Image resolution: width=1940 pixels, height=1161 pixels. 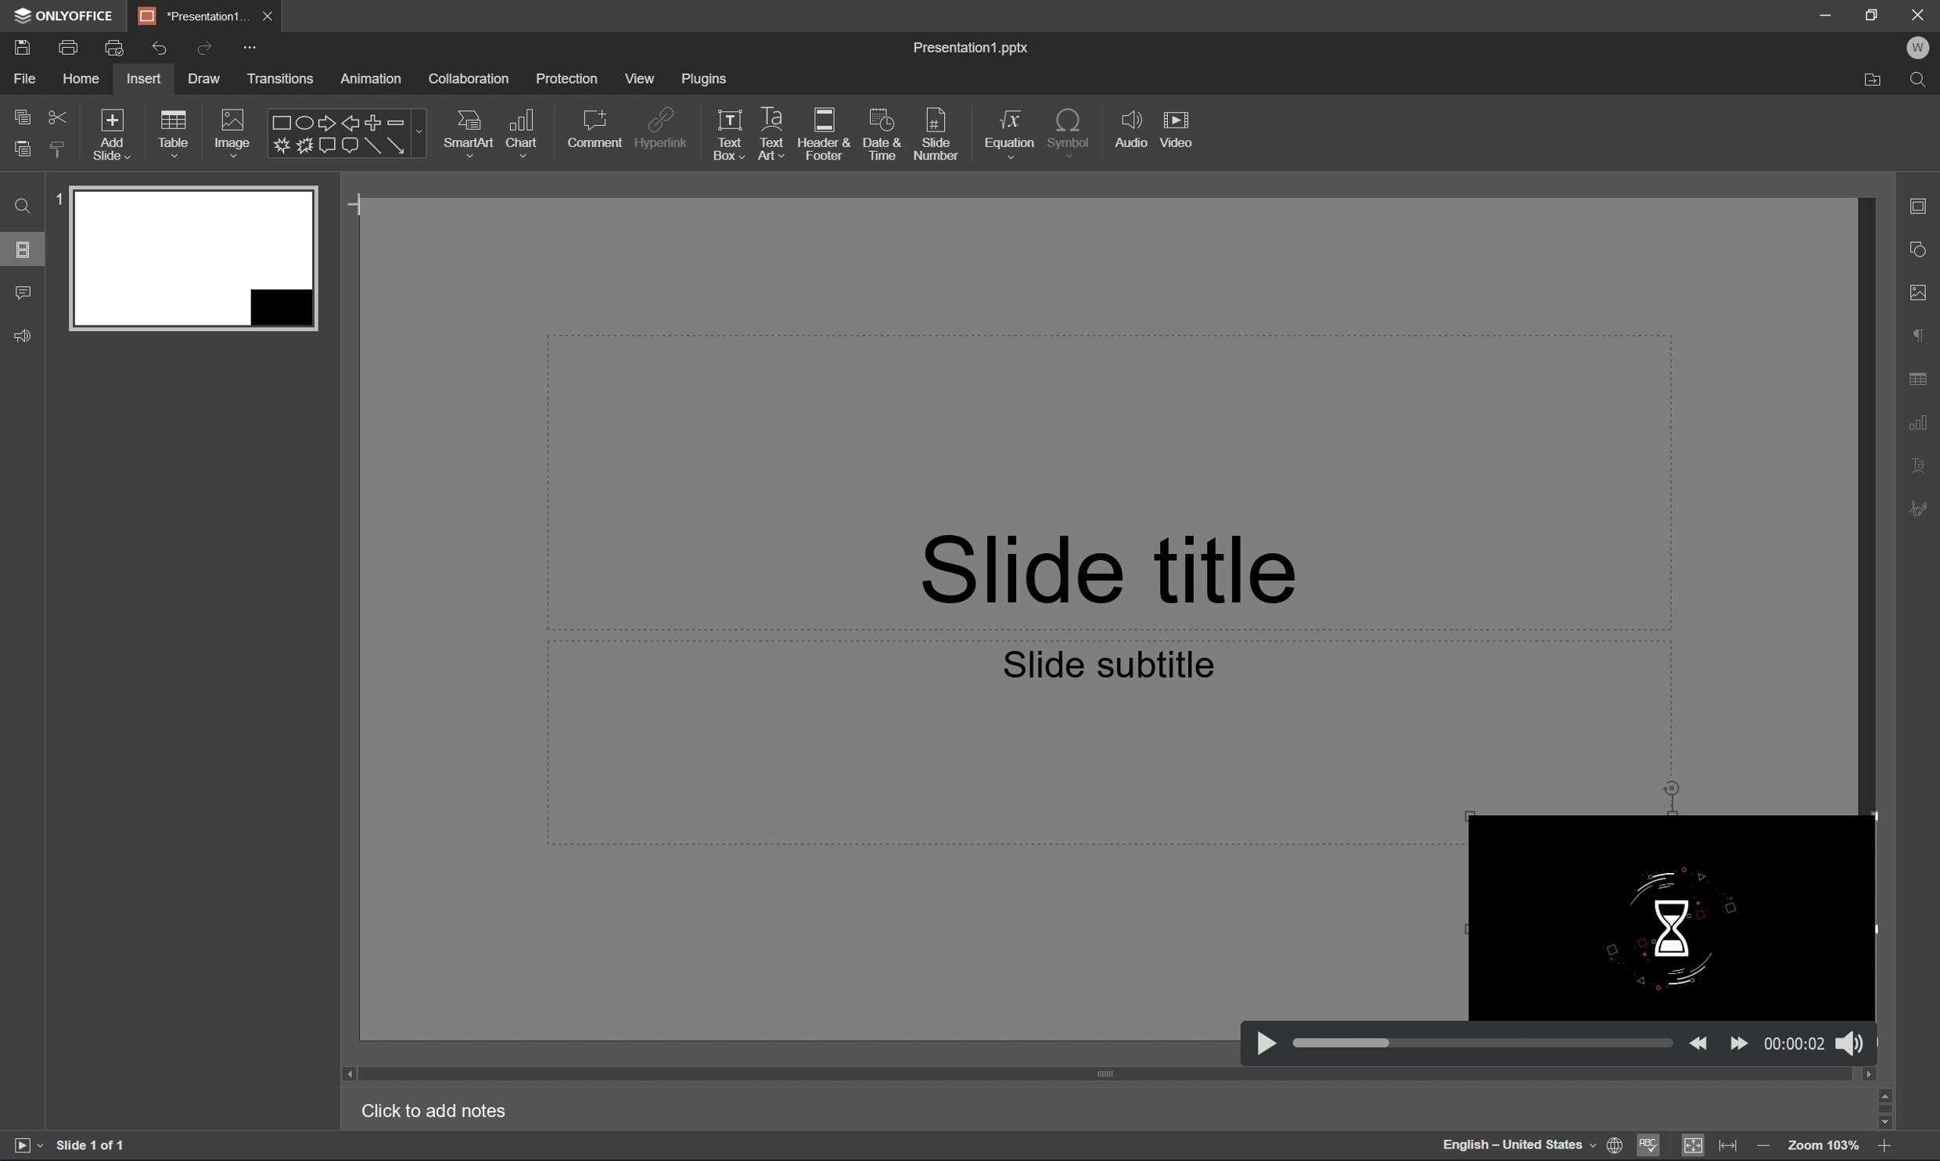 What do you see at coordinates (22, 149) in the screenshot?
I see `paste` at bounding box center [22, 149].